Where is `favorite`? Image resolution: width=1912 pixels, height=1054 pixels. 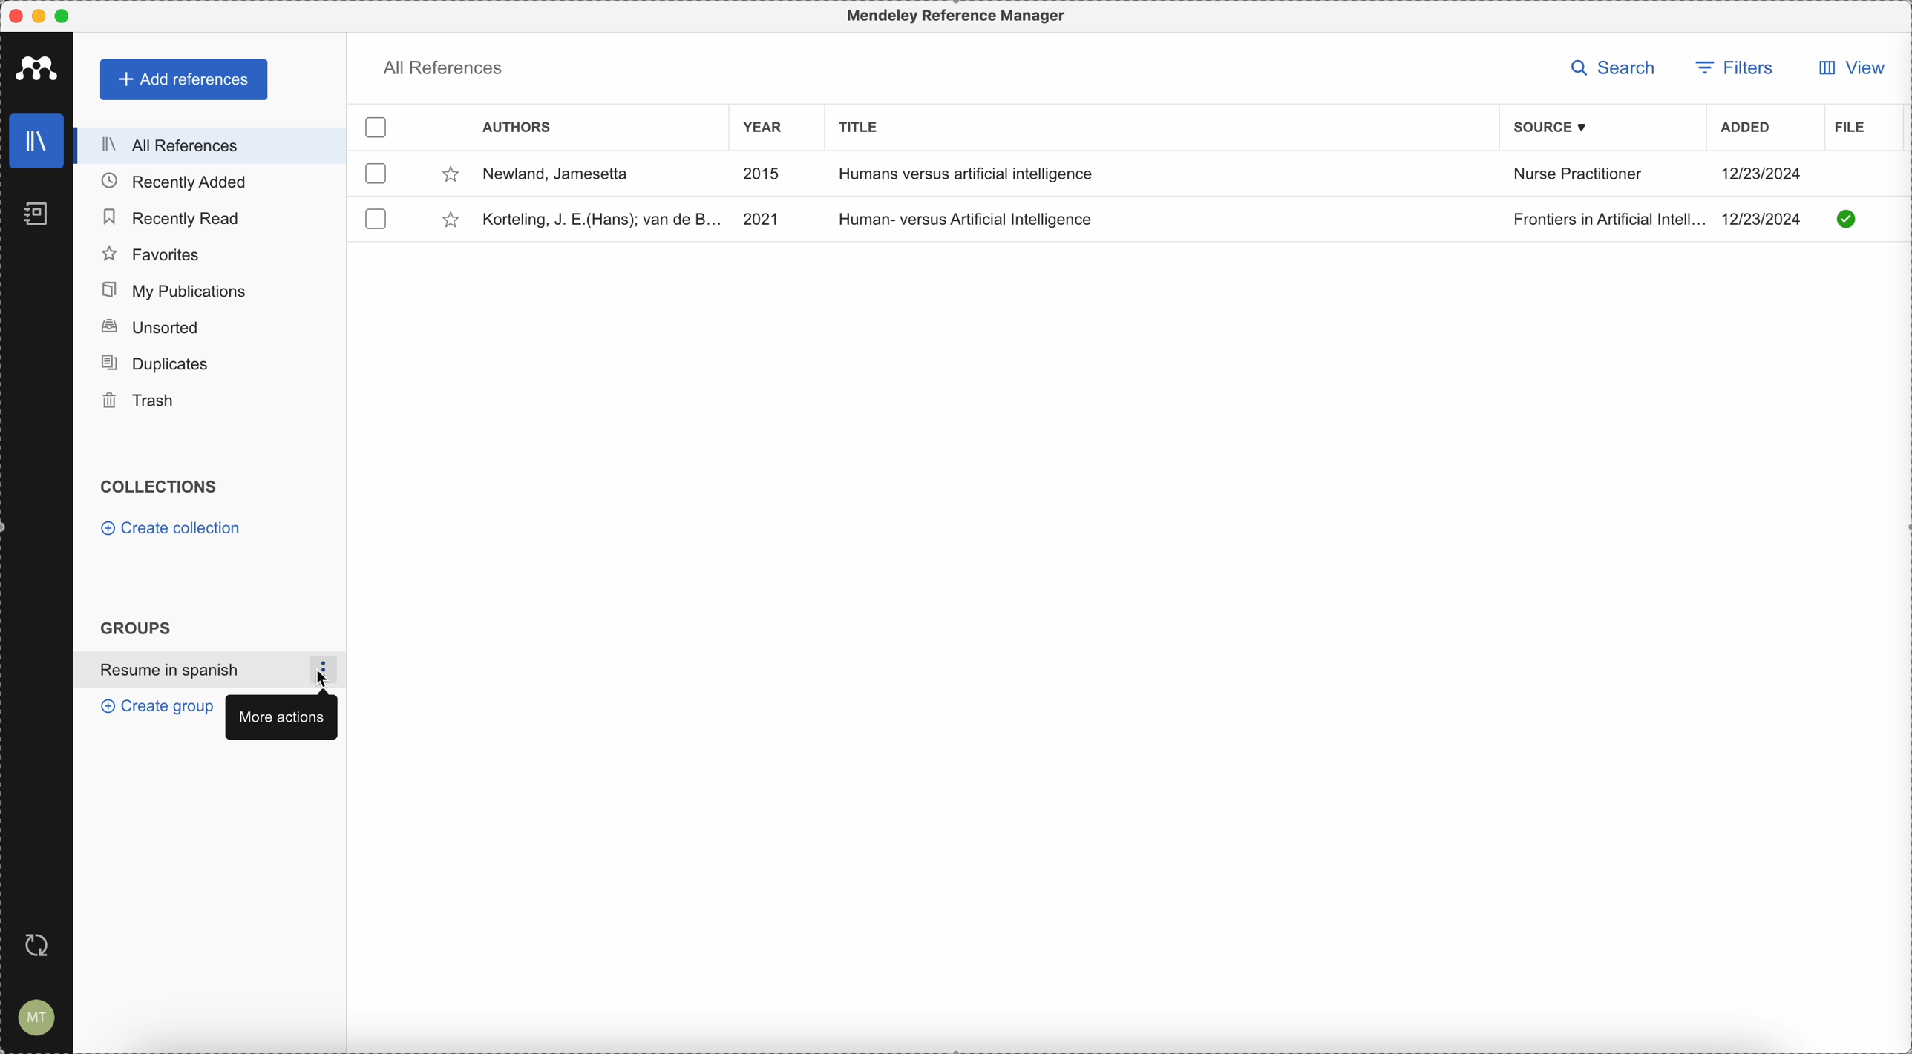 favorite is located at coordinates (451, 220).